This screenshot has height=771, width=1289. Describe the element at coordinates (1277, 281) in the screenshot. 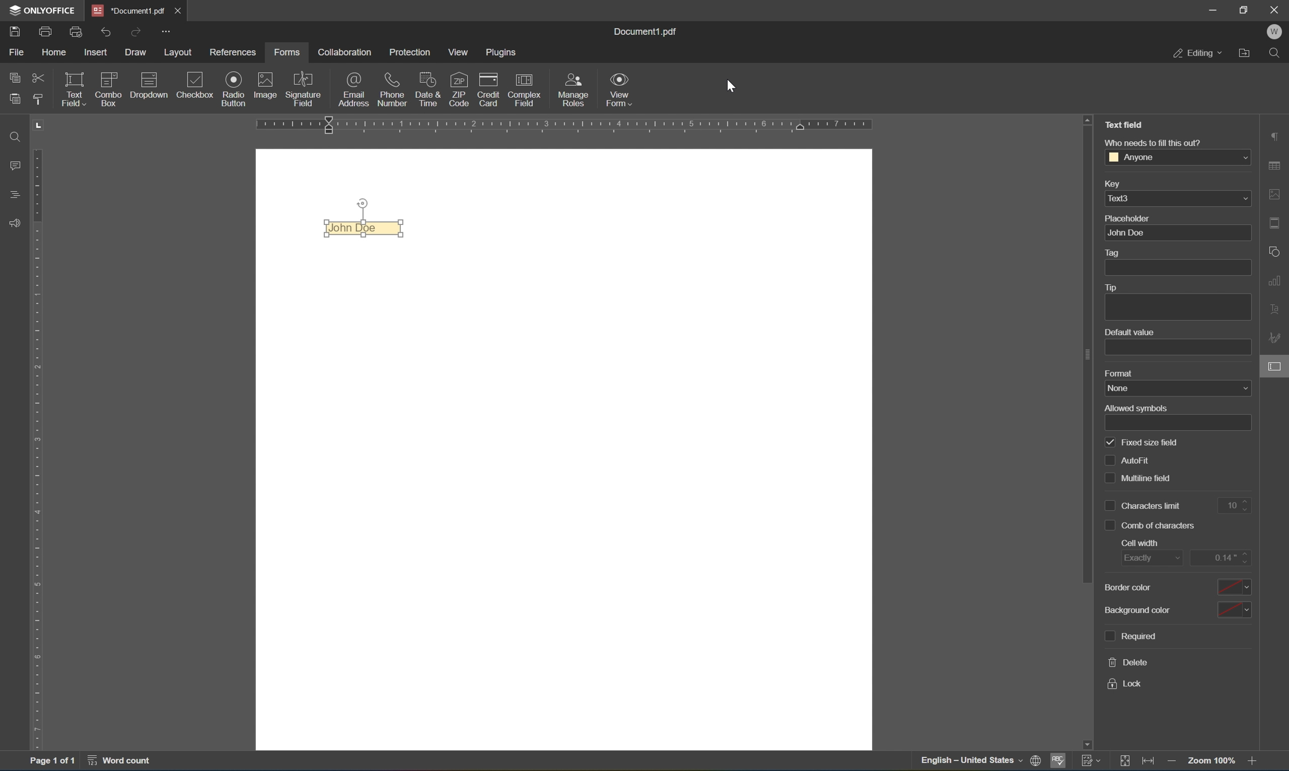

I see `chart settings` at that location.